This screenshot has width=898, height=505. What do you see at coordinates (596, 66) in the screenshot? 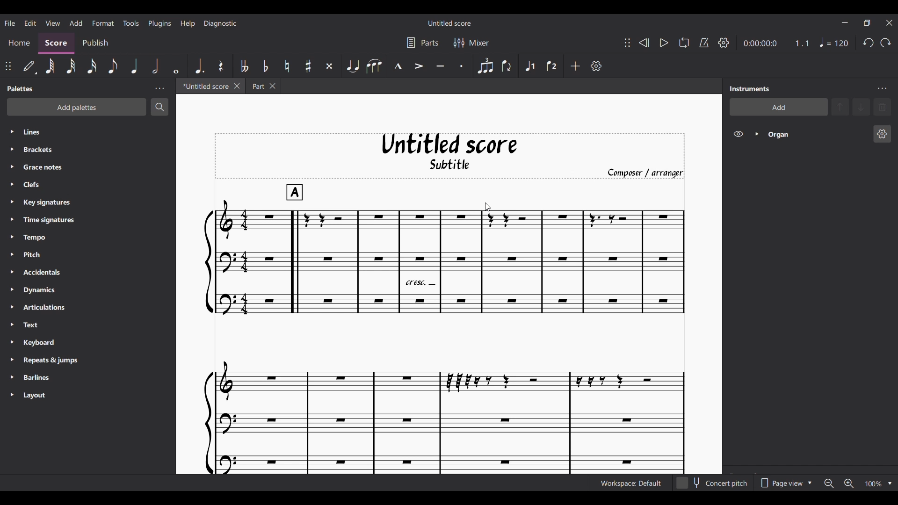
I see `Customize toolbar` at bounding box center [596, 66].